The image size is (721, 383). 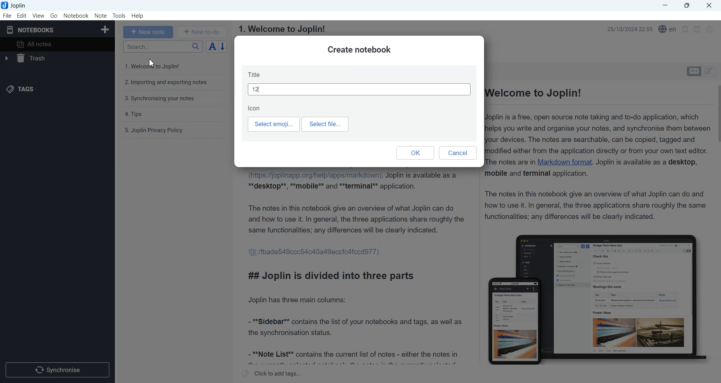 I want to click on Close, so click(x=708, y=6).